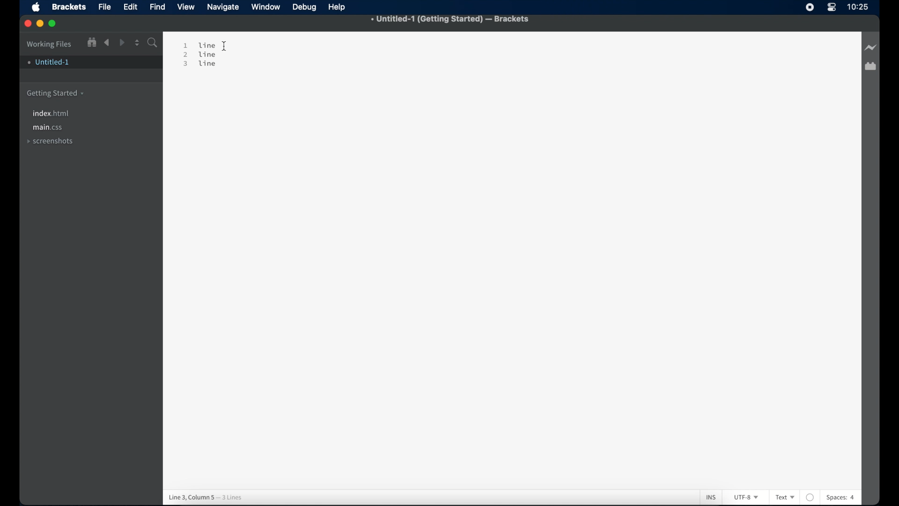 The width and height of the screenshot is (899, 506). Describe the element at coordinates (808, 7) in the screenshot. I see `screen recorder icon` at that location.